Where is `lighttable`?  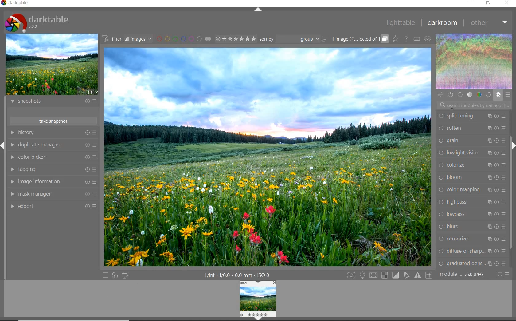
lighttable is located at coordinates (401, 23).